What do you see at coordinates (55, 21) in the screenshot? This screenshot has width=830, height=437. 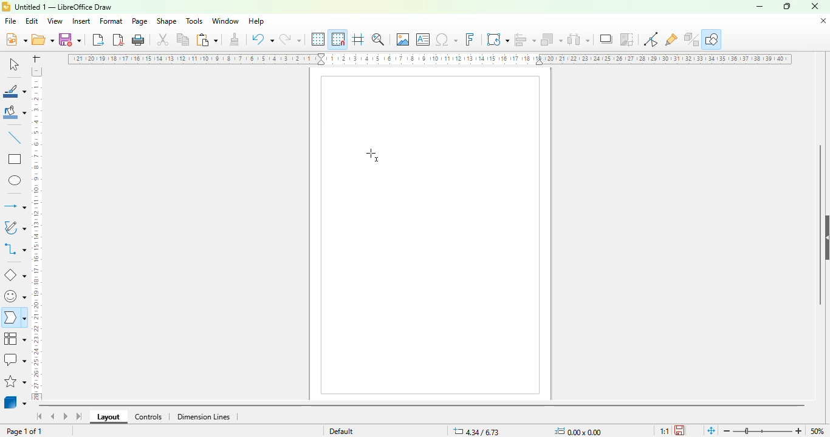 I see `view` at bounding box center [55, 21].